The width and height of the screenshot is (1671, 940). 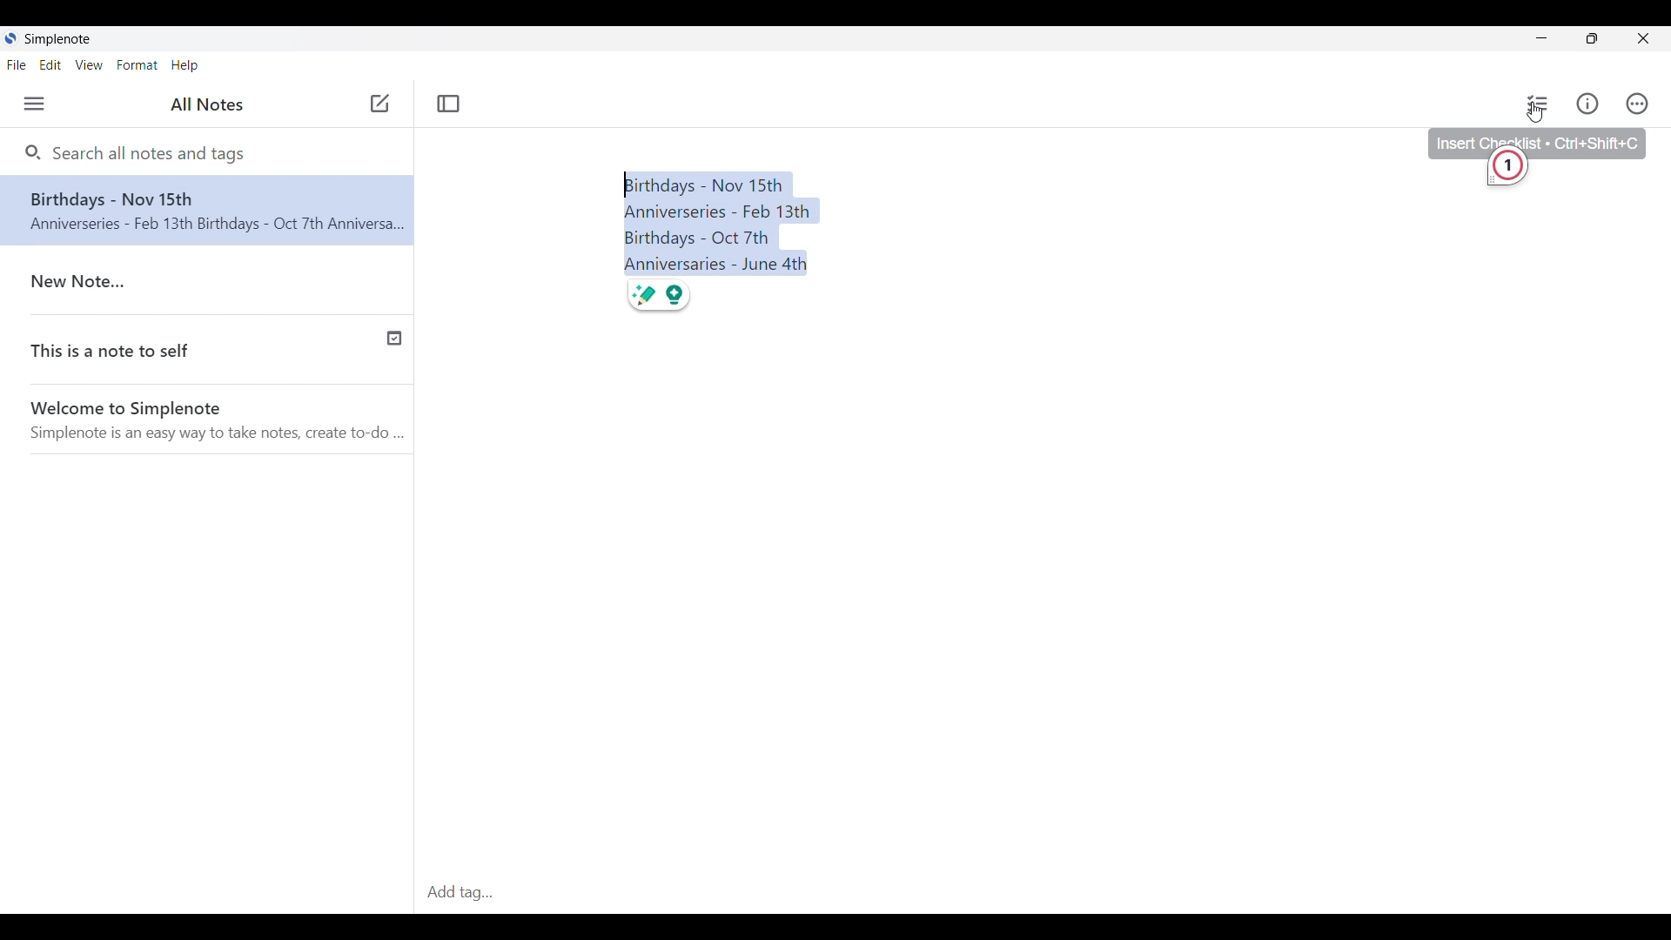 I want to click on Actions, so click(x=1637, y=104).